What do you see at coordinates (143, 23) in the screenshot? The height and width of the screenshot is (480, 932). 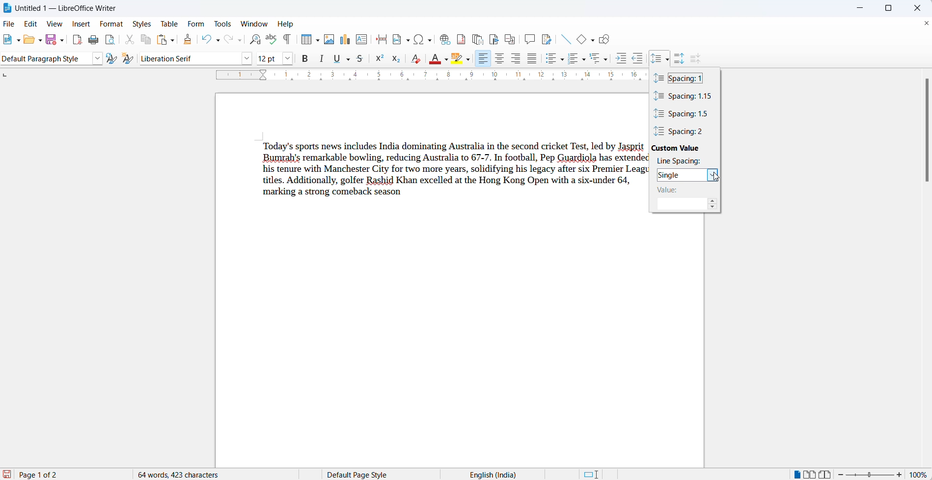 I see `styles` at bounding box center [143, 23].